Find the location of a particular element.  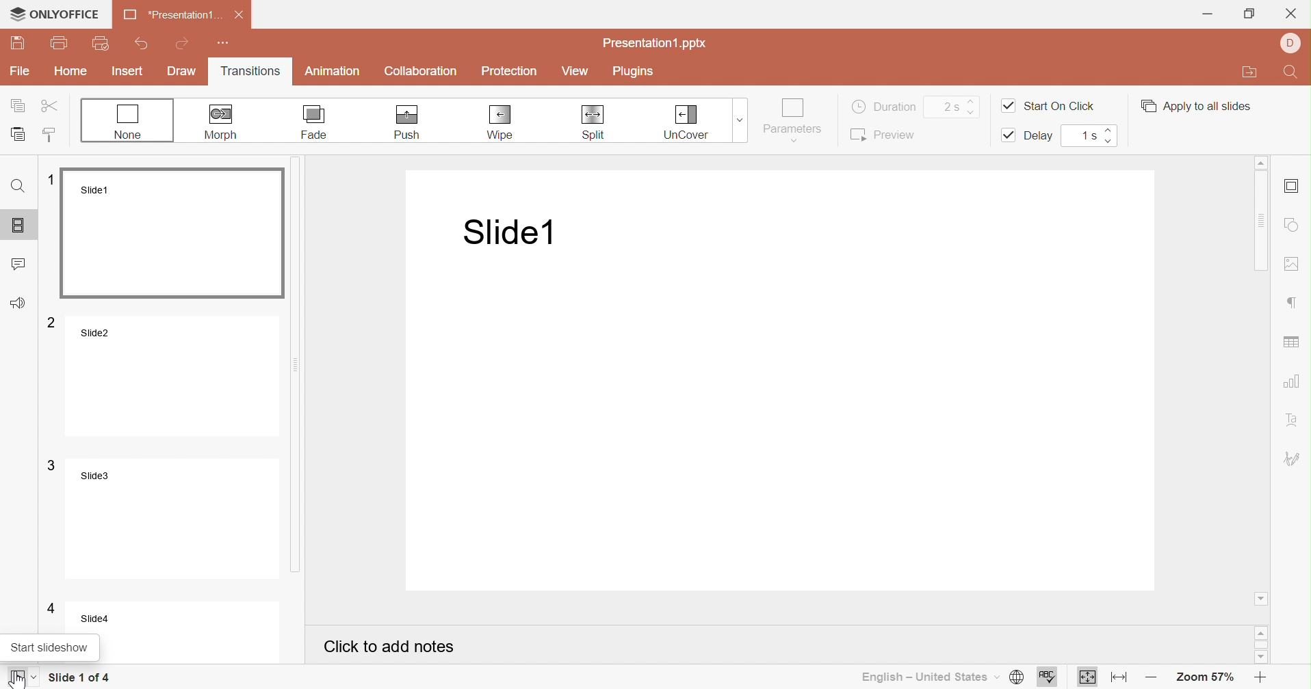

Open file location is located at coordinates (1251, 72).